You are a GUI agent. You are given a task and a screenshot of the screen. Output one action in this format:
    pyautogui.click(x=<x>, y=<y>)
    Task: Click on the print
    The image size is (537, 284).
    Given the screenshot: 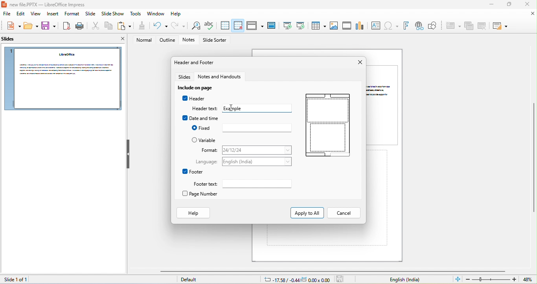 What is the action you would take?
    pyautogui.click(x=79, y=26)
    